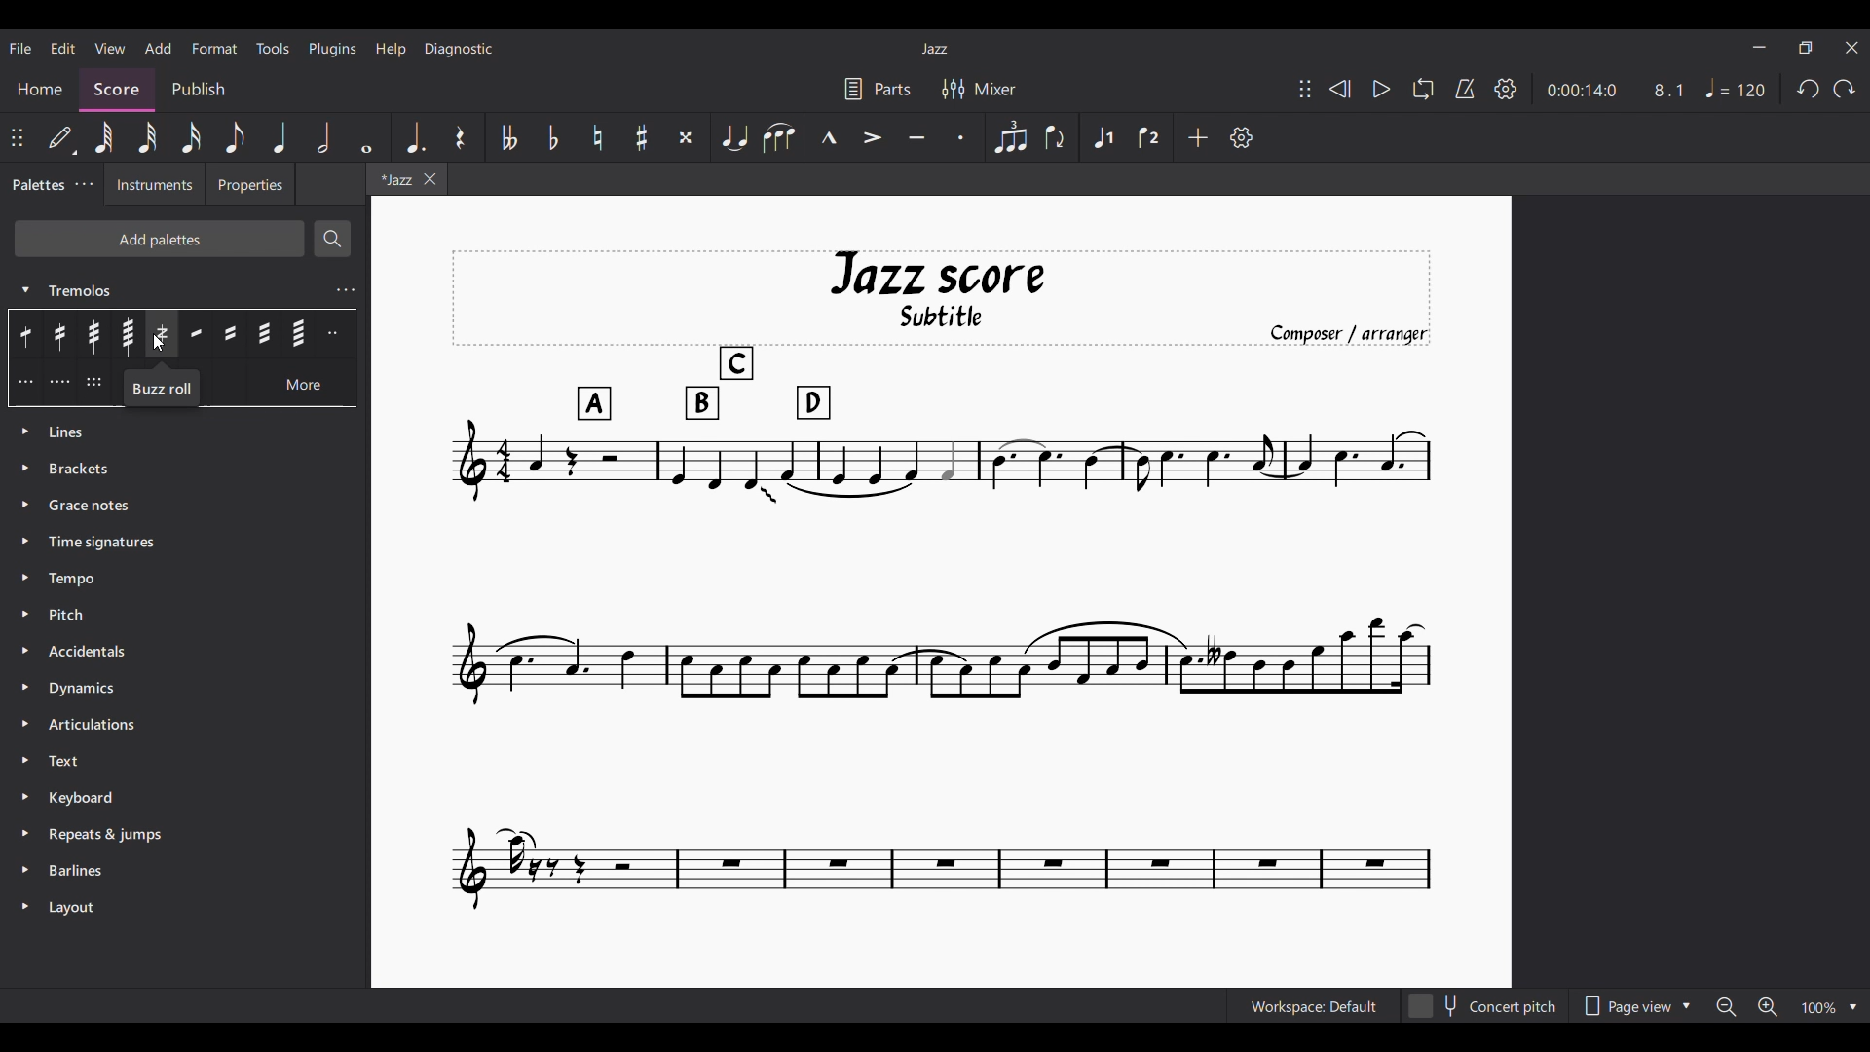 The image size is (1870, 1052). Describe the element at coordinates (942, 581) in the screenshot. I see `Current score` at that location.